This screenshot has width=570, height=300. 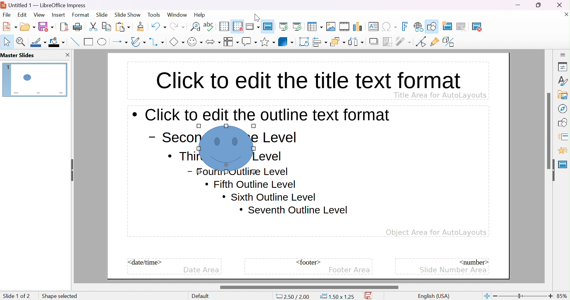 I want to click on rectangle, so click(x=89, y=41).